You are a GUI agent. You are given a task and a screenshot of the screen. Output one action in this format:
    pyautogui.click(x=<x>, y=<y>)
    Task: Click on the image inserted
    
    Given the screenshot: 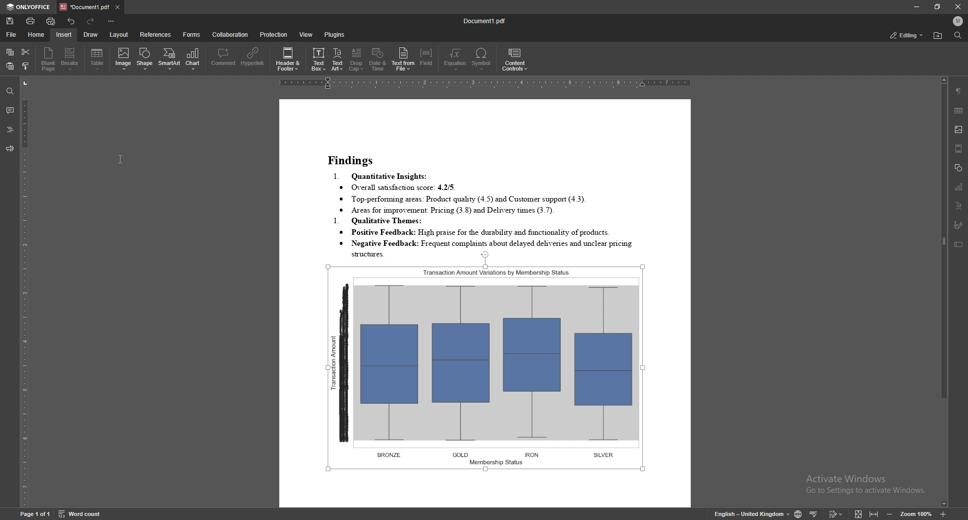 What is the action you would take?
    pyautogui.click(x=490, y=368)
    